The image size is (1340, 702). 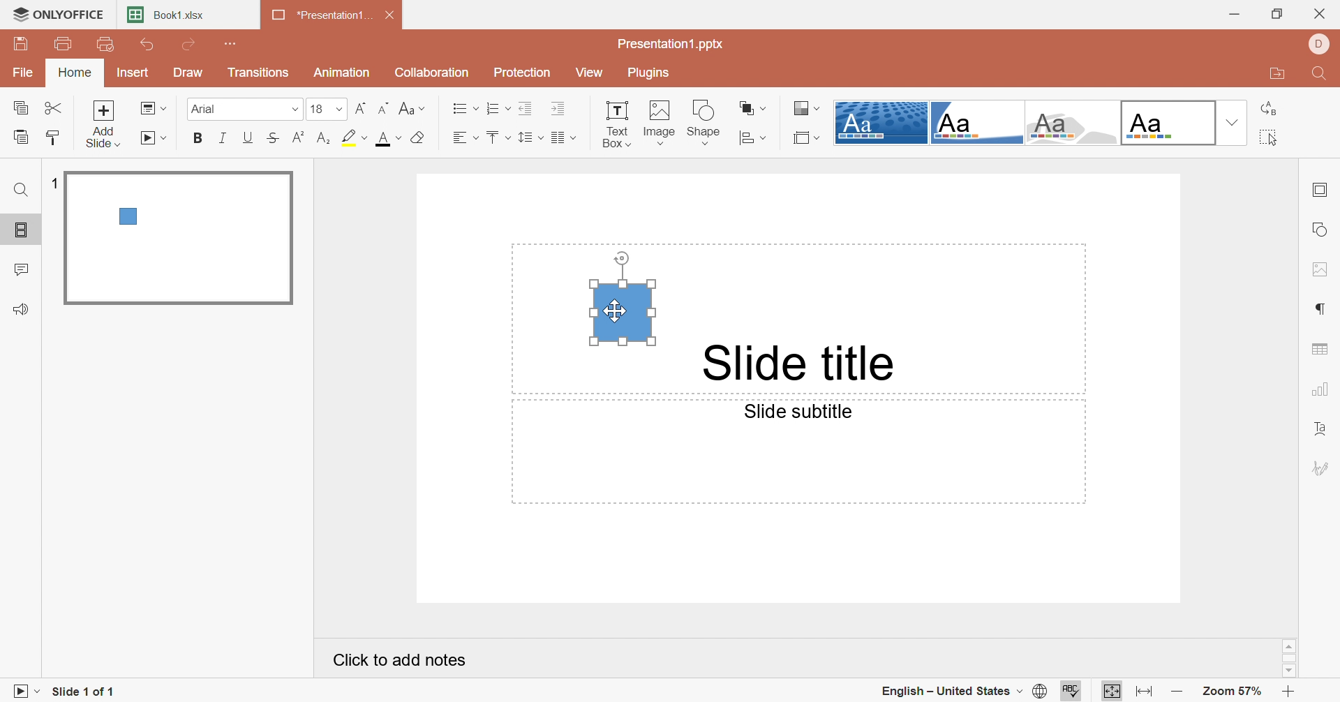 I want to click on Text Art settings, so click(x=1324, y=431).